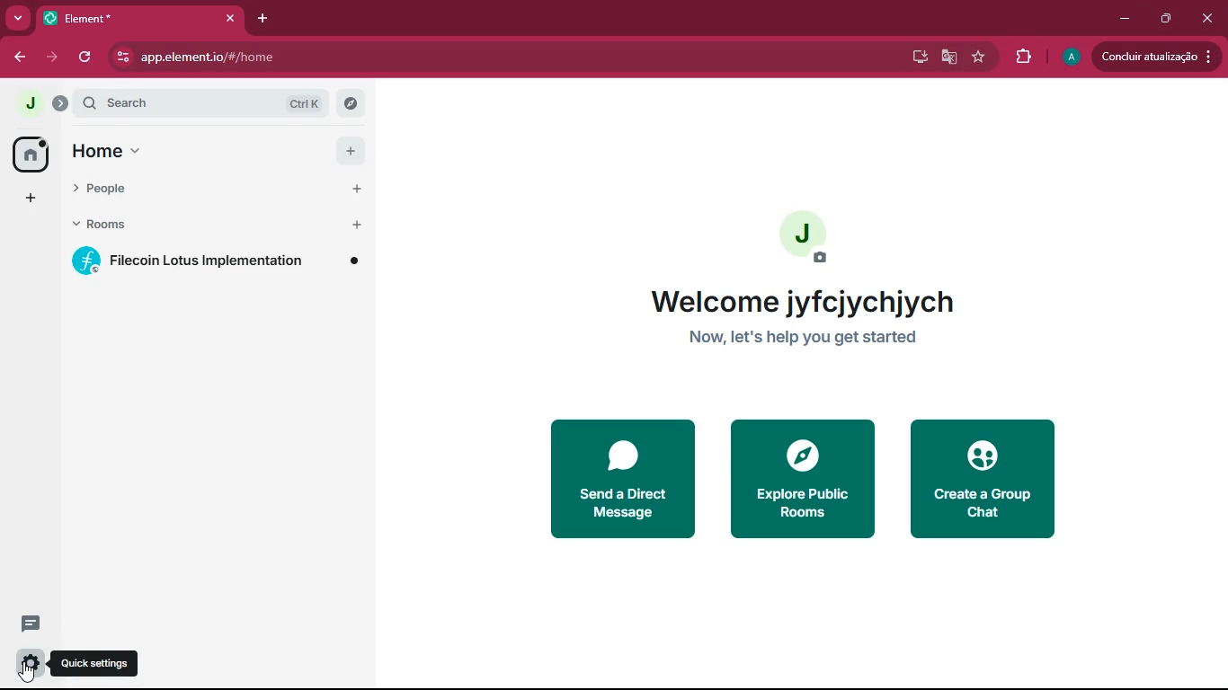 This screenshot has width=1228, height=690. I want to click on app.element.io/#/home, so click(260, 57).